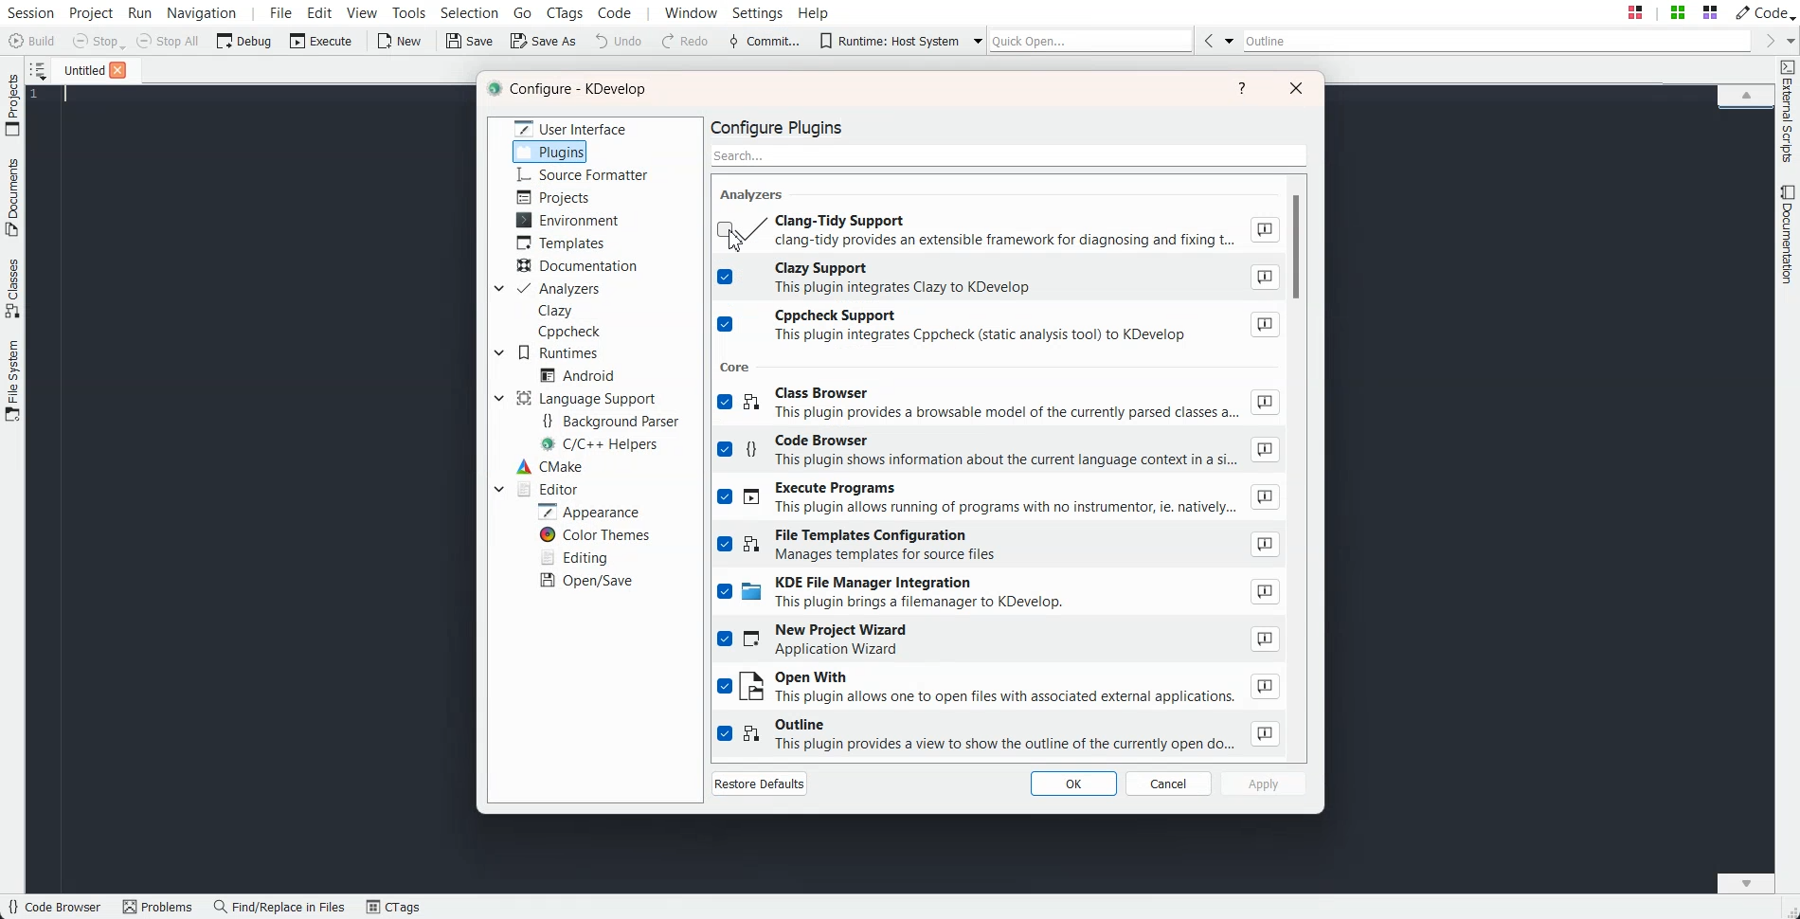  I want to click on Projects, so click(555, 197).